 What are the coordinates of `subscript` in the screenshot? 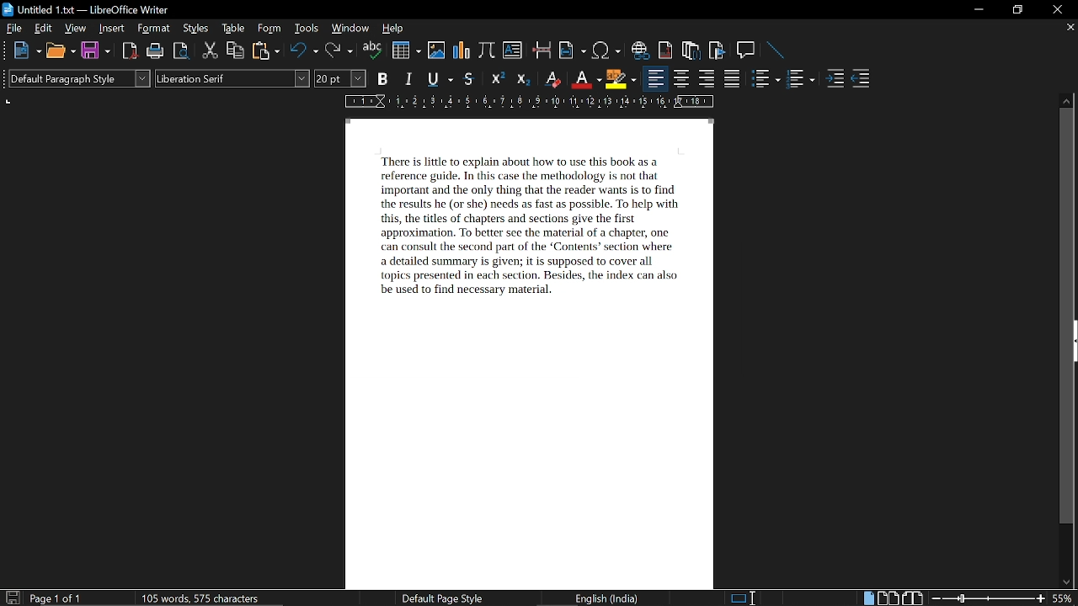 It's located at (522, 78).